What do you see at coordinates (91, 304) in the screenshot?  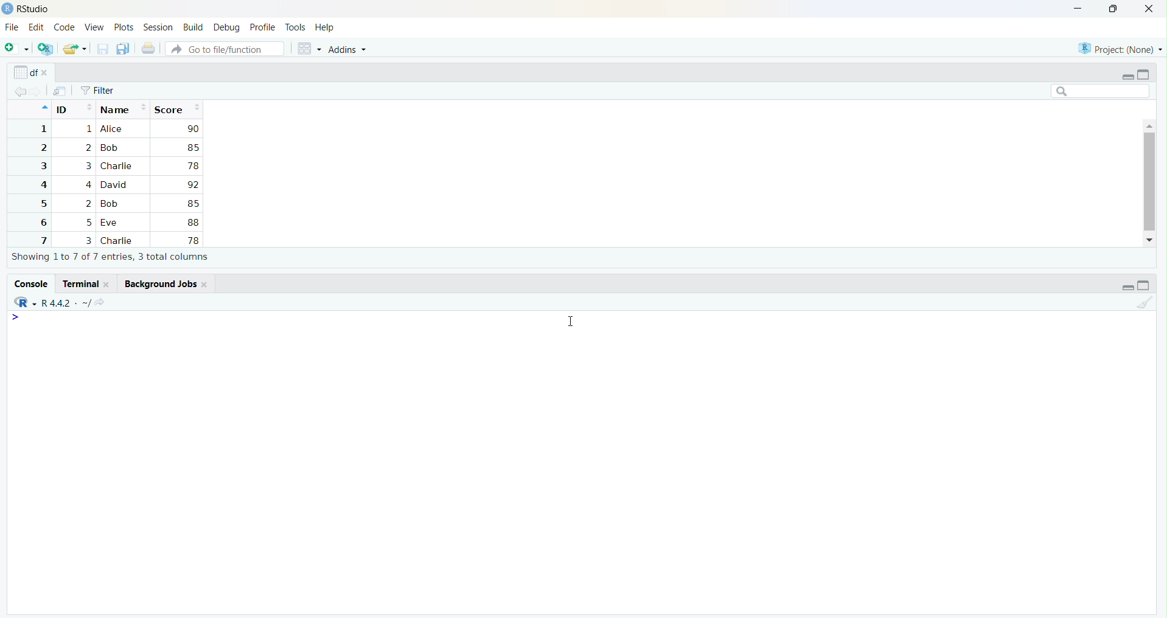 I see `. ~/>` at bounding box center [91, 304].